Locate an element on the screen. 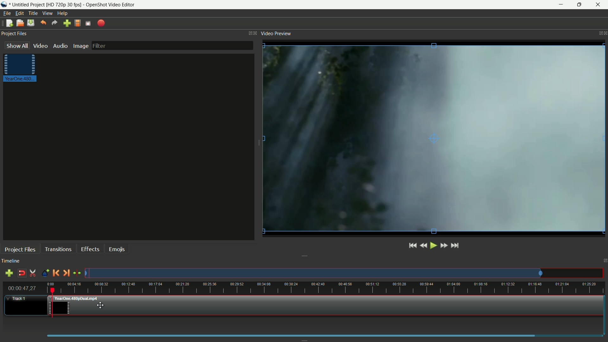 The image size is (608, 342). timeline is located at coordinates (12, 261).